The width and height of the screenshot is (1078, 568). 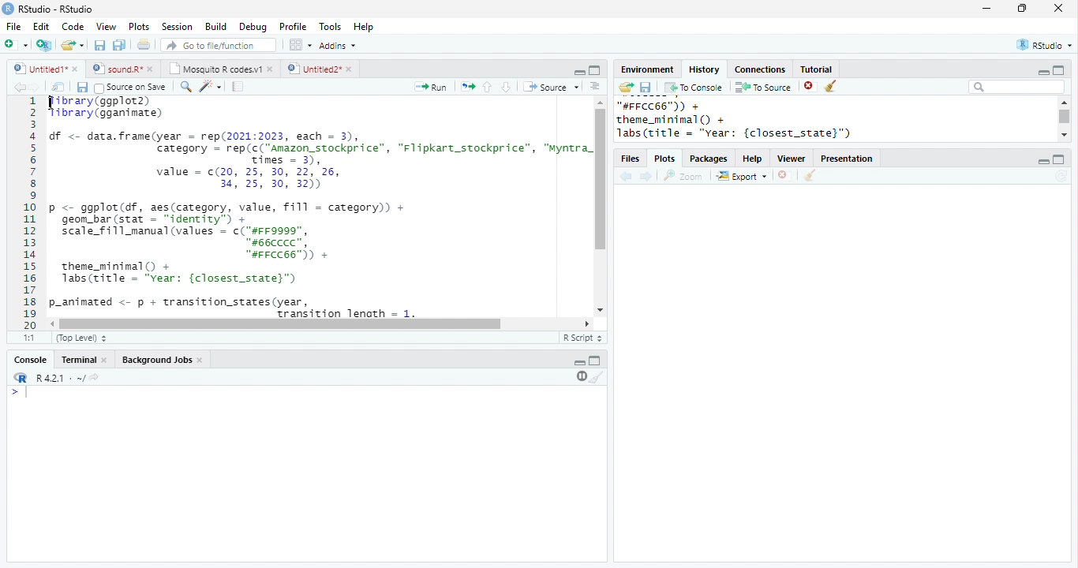 I want to click on scroll down, so click(x=1063, y=135).